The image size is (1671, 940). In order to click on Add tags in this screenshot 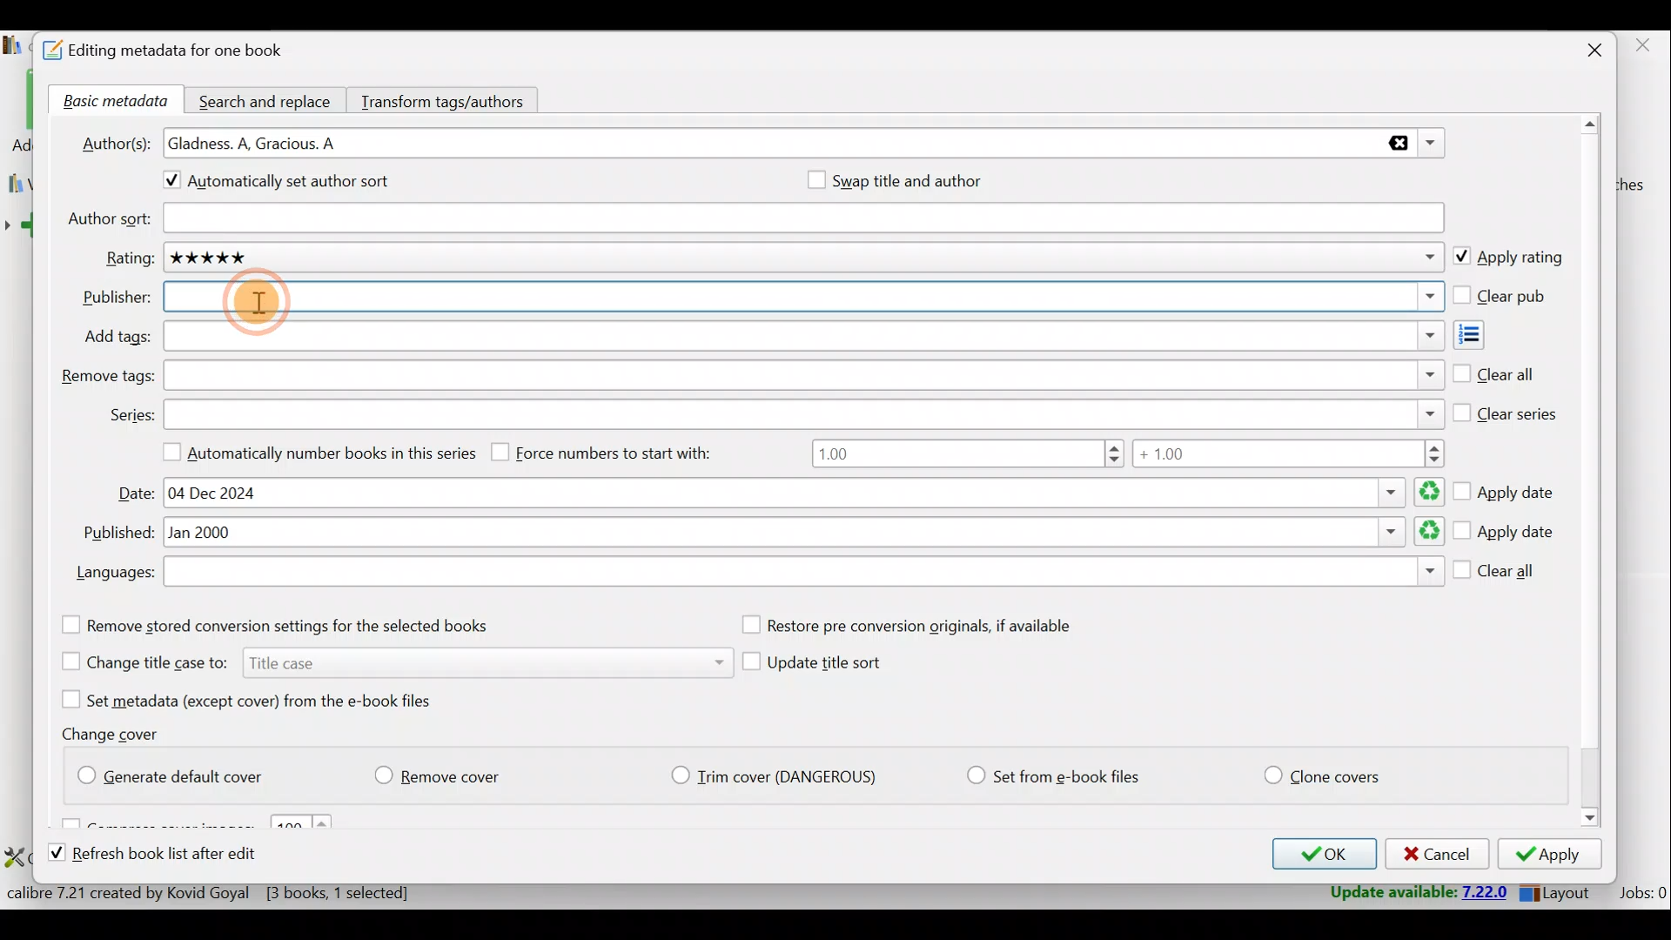, I will do `click(1485, 335)`.